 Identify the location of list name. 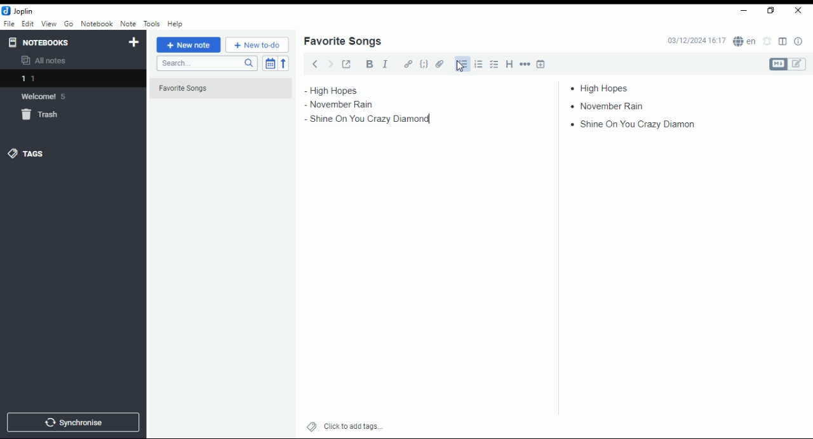
(342, 42).